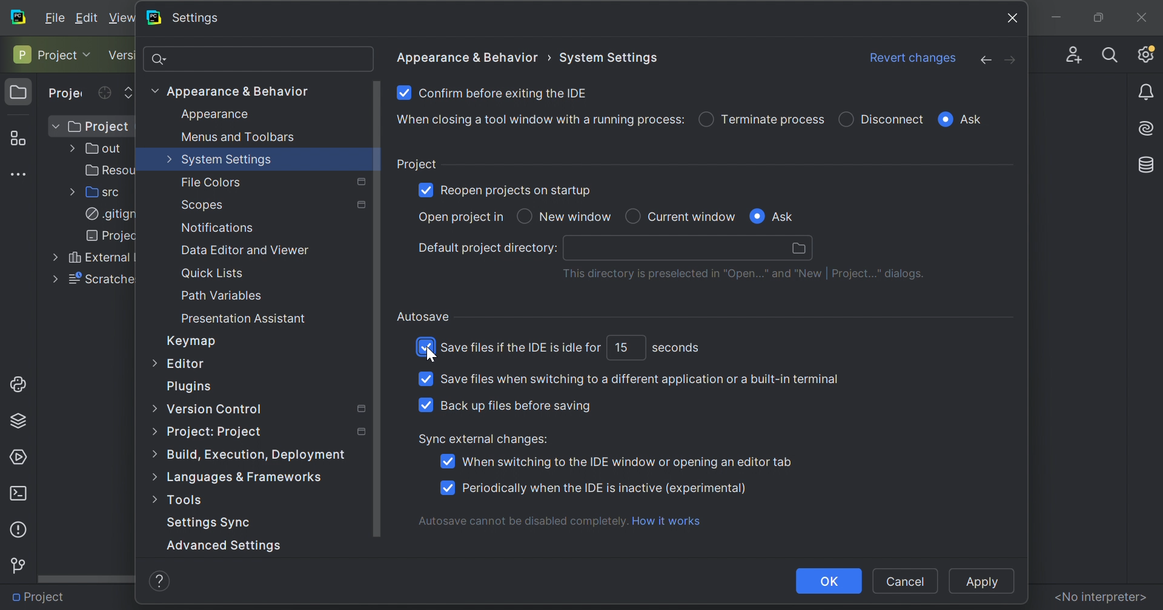 This screenshot has height=610, width=1163. Describe the element at coordinates (829, 581) in the screenshot. I see `OK` at that location.